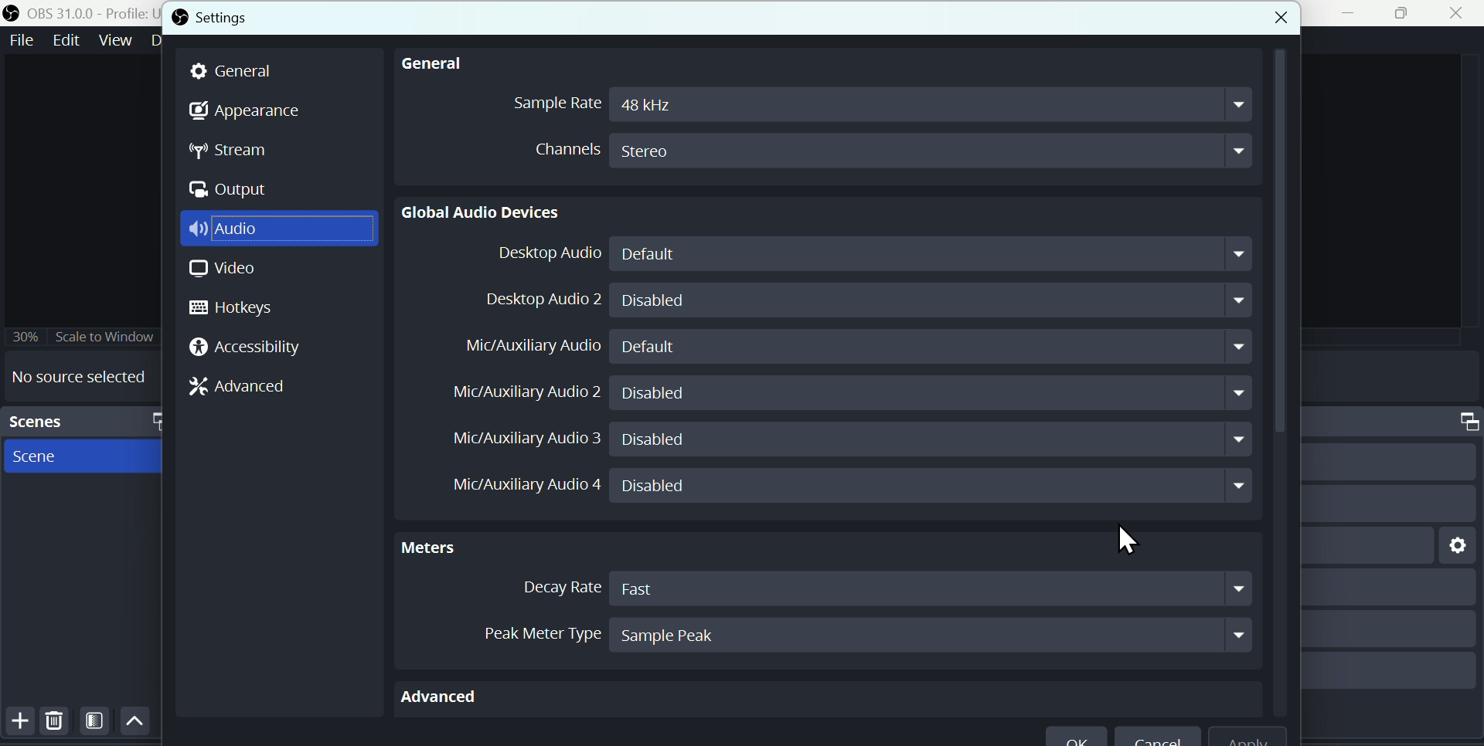  What do you see at coordinates (64, 40) in the screenshot?
I see `Edit` at bounding box center [64, 40].